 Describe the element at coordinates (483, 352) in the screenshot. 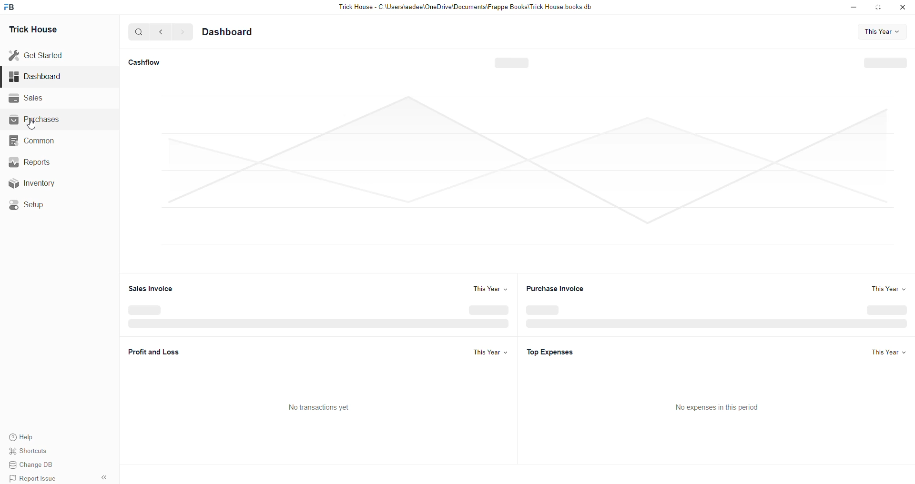

I see `This Year ` at that location.